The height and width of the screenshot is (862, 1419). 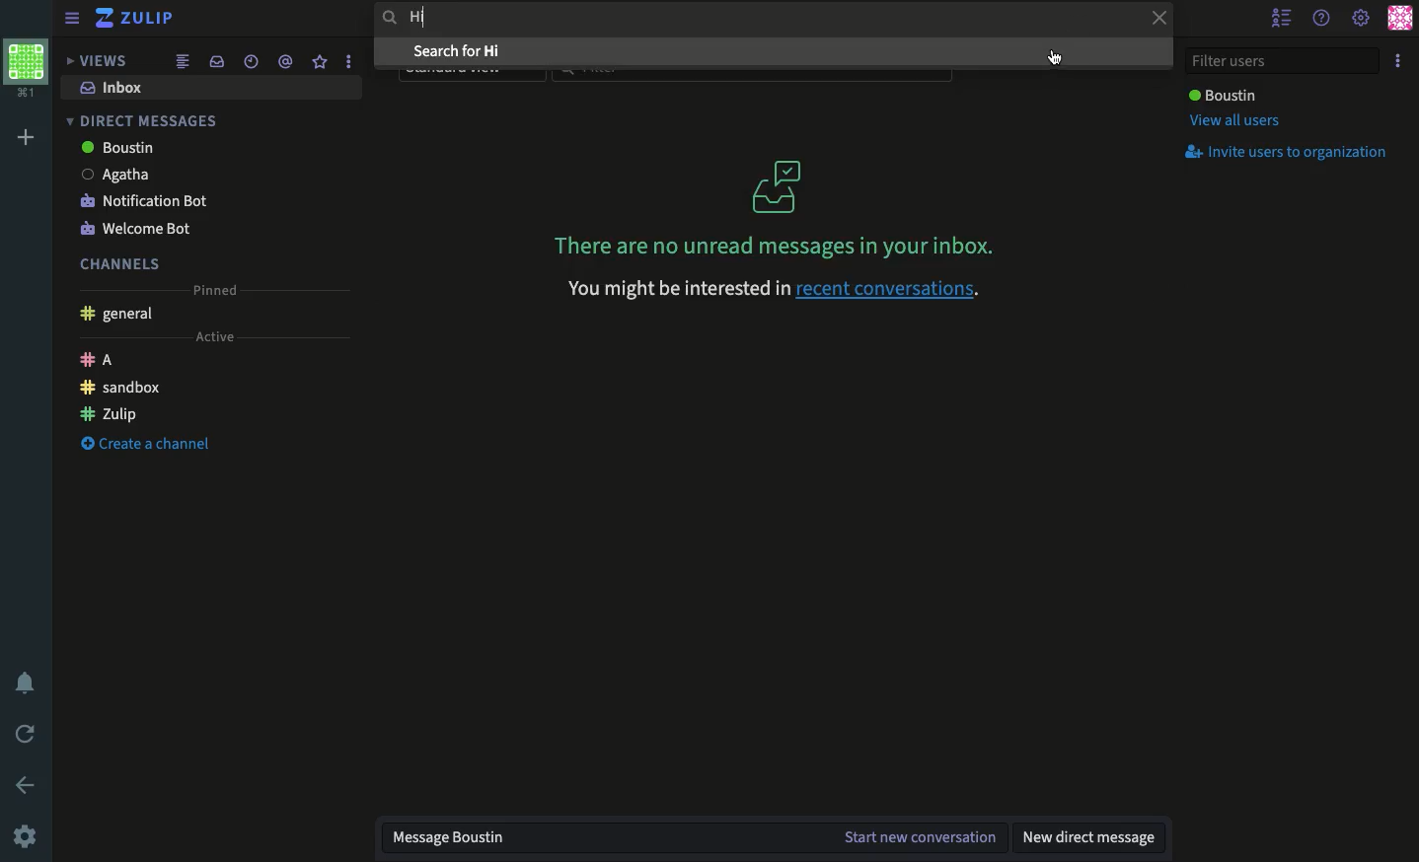 What do you see at coordinates (1056, 59) in the screenshot?
I see `cursor` at bounding box center [1056, 59].